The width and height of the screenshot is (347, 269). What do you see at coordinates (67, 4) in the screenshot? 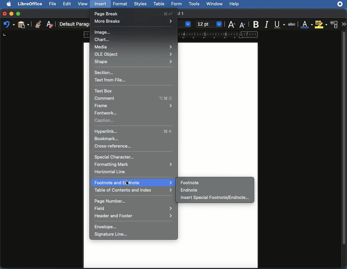
I see `Edit` at bounding box center [67, 4].